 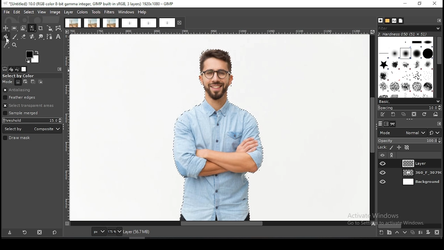 What do you see at coordinates (388, 21) in the screenshot?
I see `patterns` at bounding box center [388, 21].